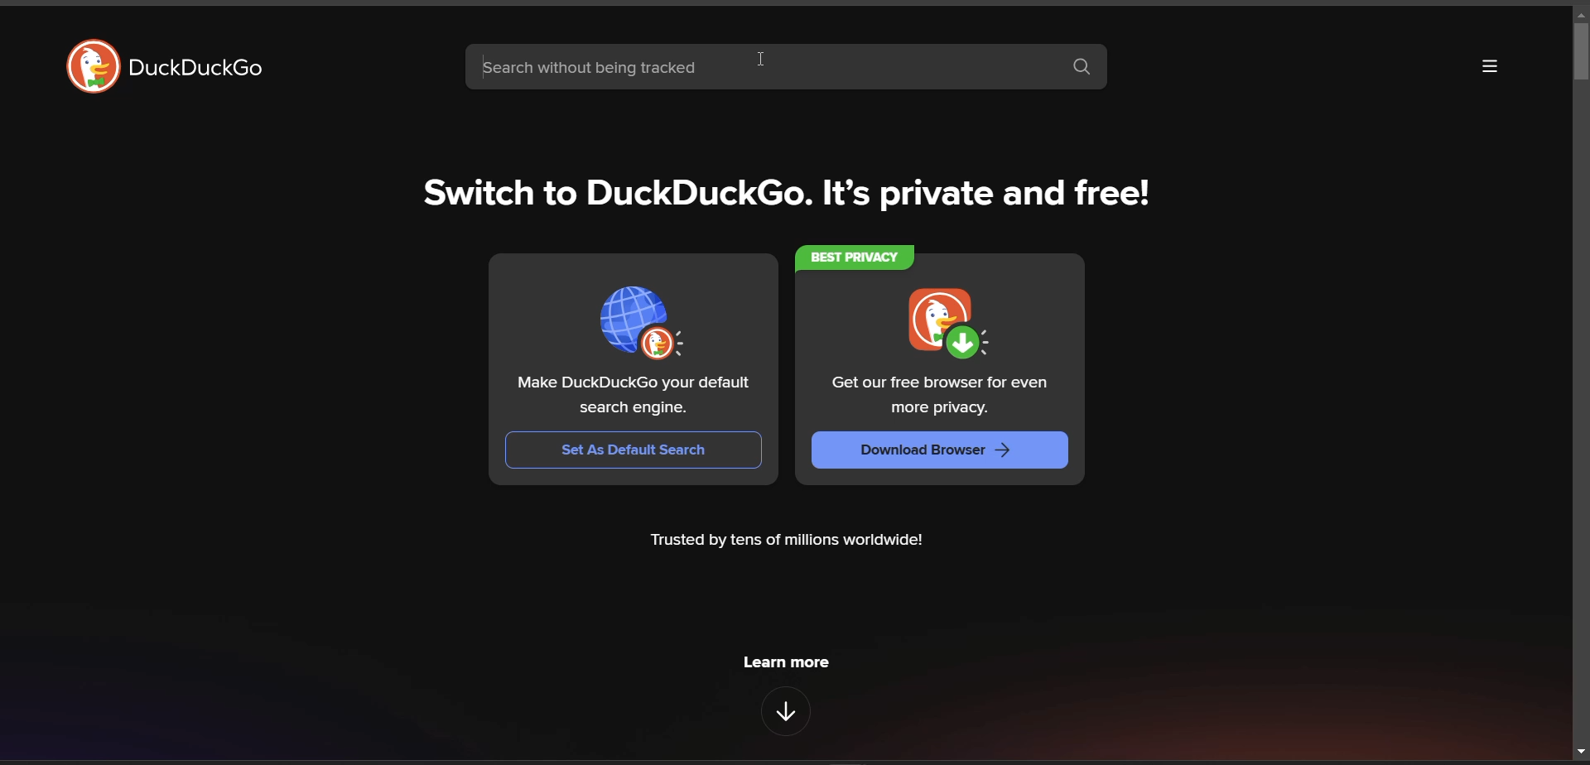 The width and height of the screenshot is (1590, 765). I want to click on Set As Default Search, so click(629, 451).